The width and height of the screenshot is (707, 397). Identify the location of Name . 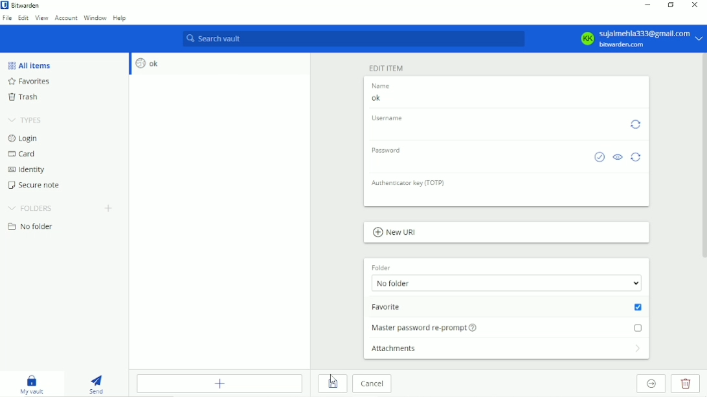
(383, 86).